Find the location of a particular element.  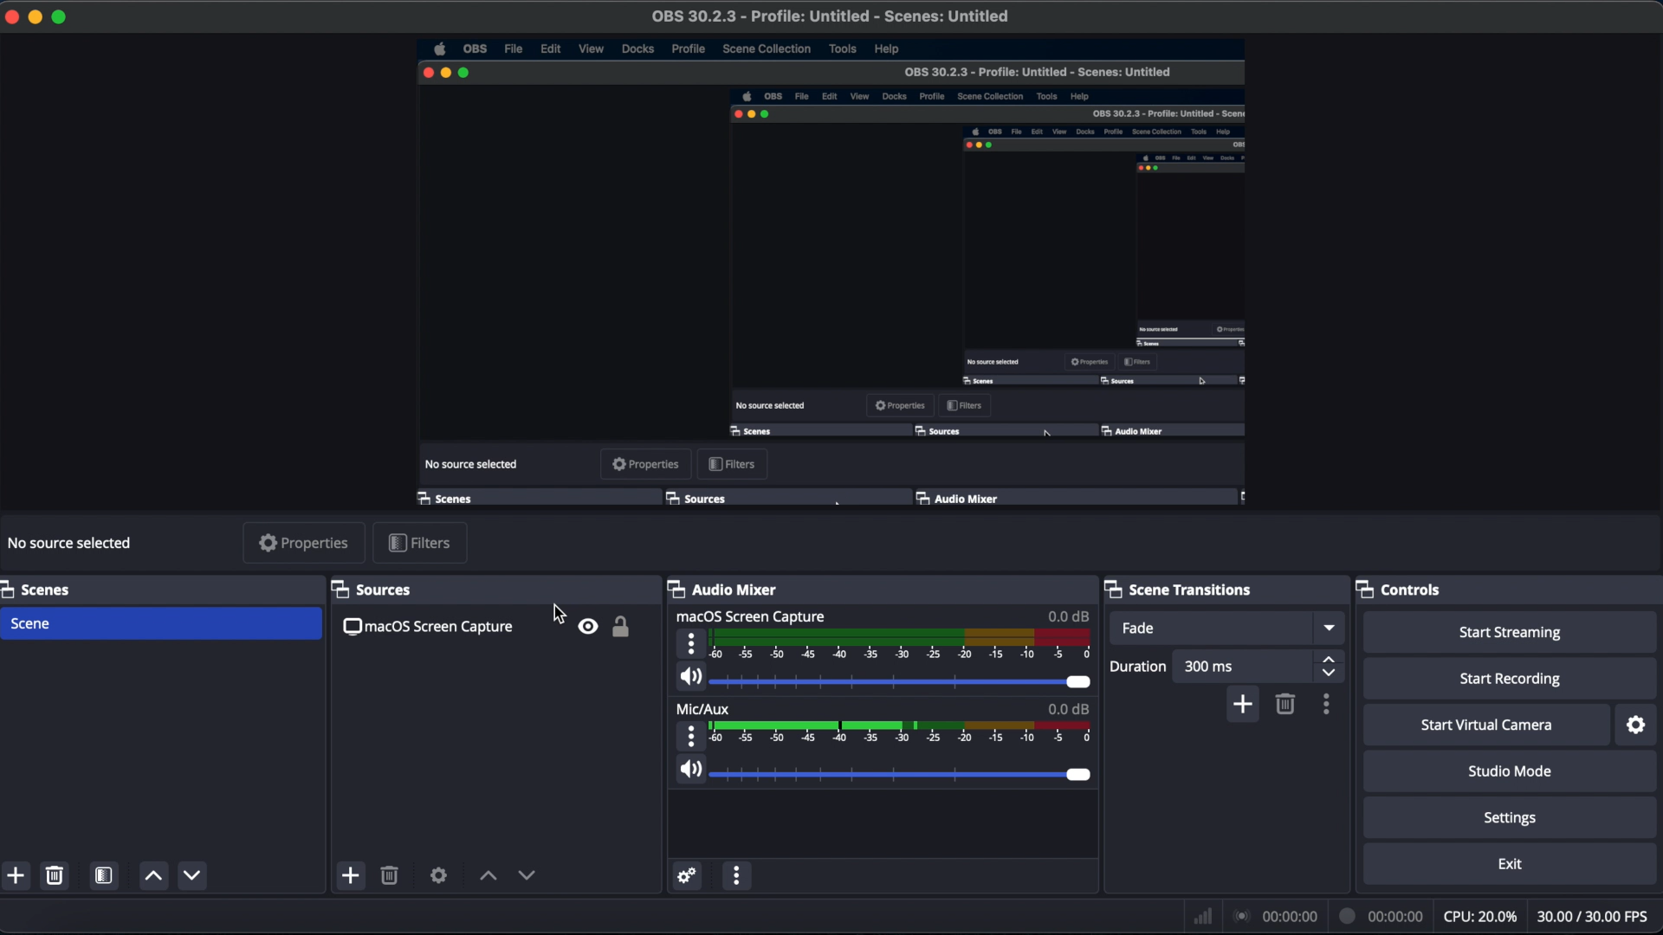

settings is located at coordinates (1514, 819).